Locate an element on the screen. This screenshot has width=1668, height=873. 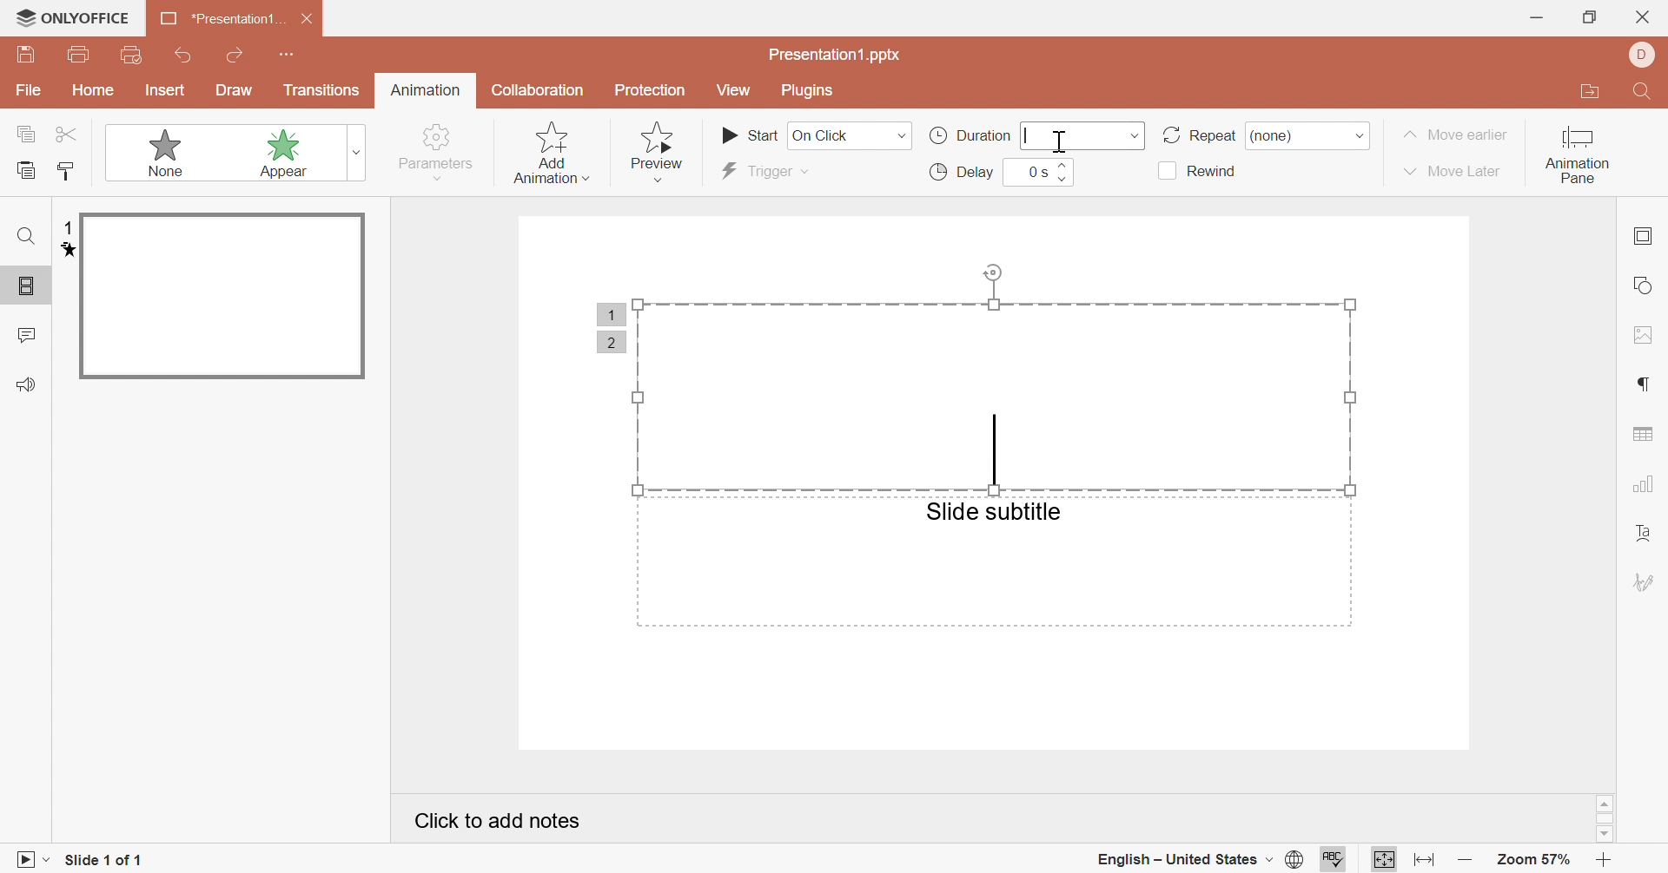
0s is located at coordinates (1036, 171).